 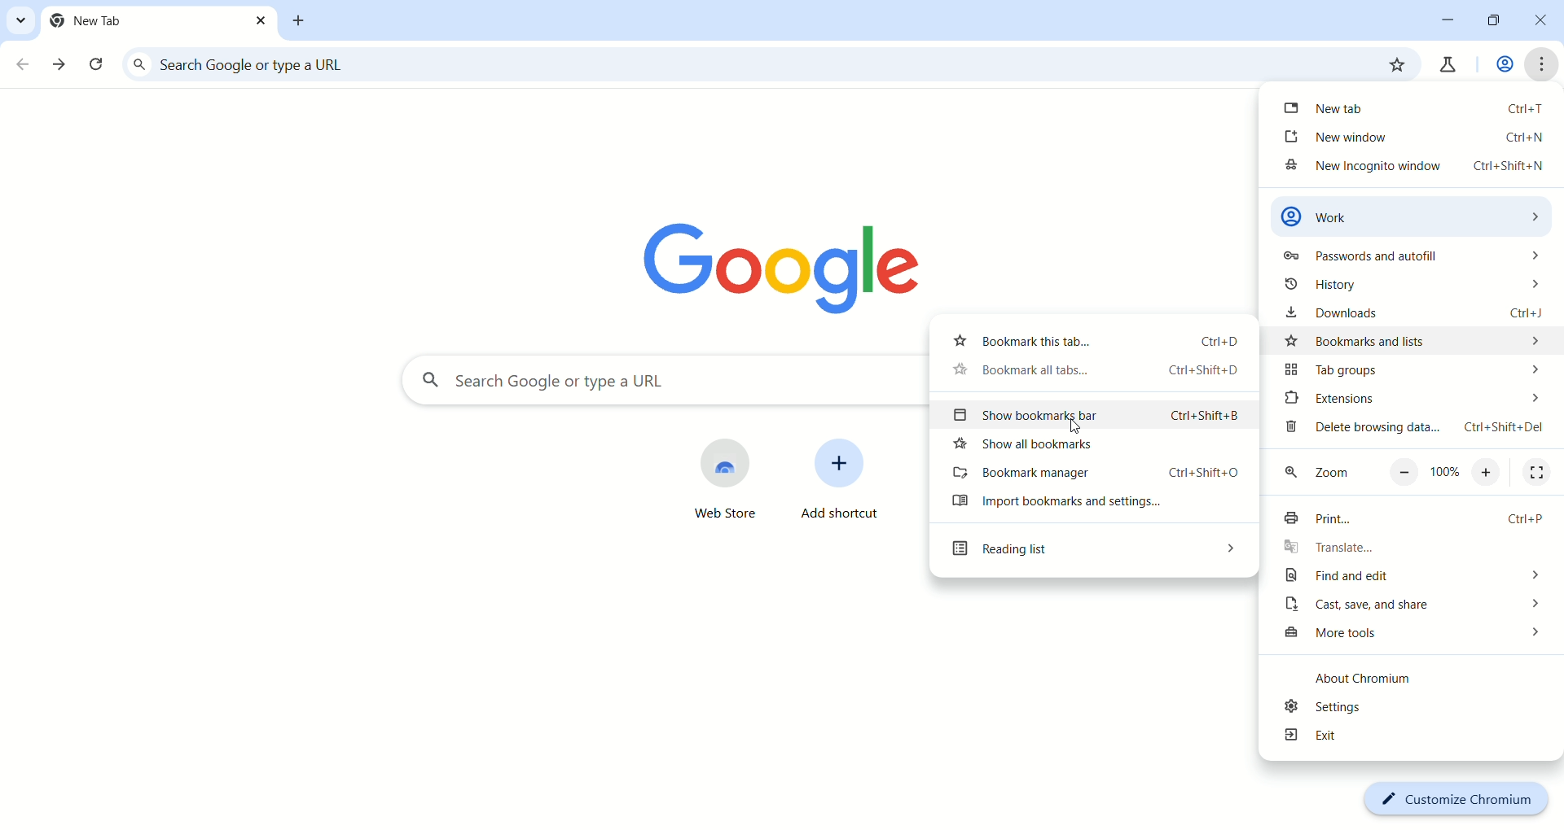 What do you see at coordinates (1379, 681) in the screenshot?
I see `about chromium` at bounding box center [1379, 681].